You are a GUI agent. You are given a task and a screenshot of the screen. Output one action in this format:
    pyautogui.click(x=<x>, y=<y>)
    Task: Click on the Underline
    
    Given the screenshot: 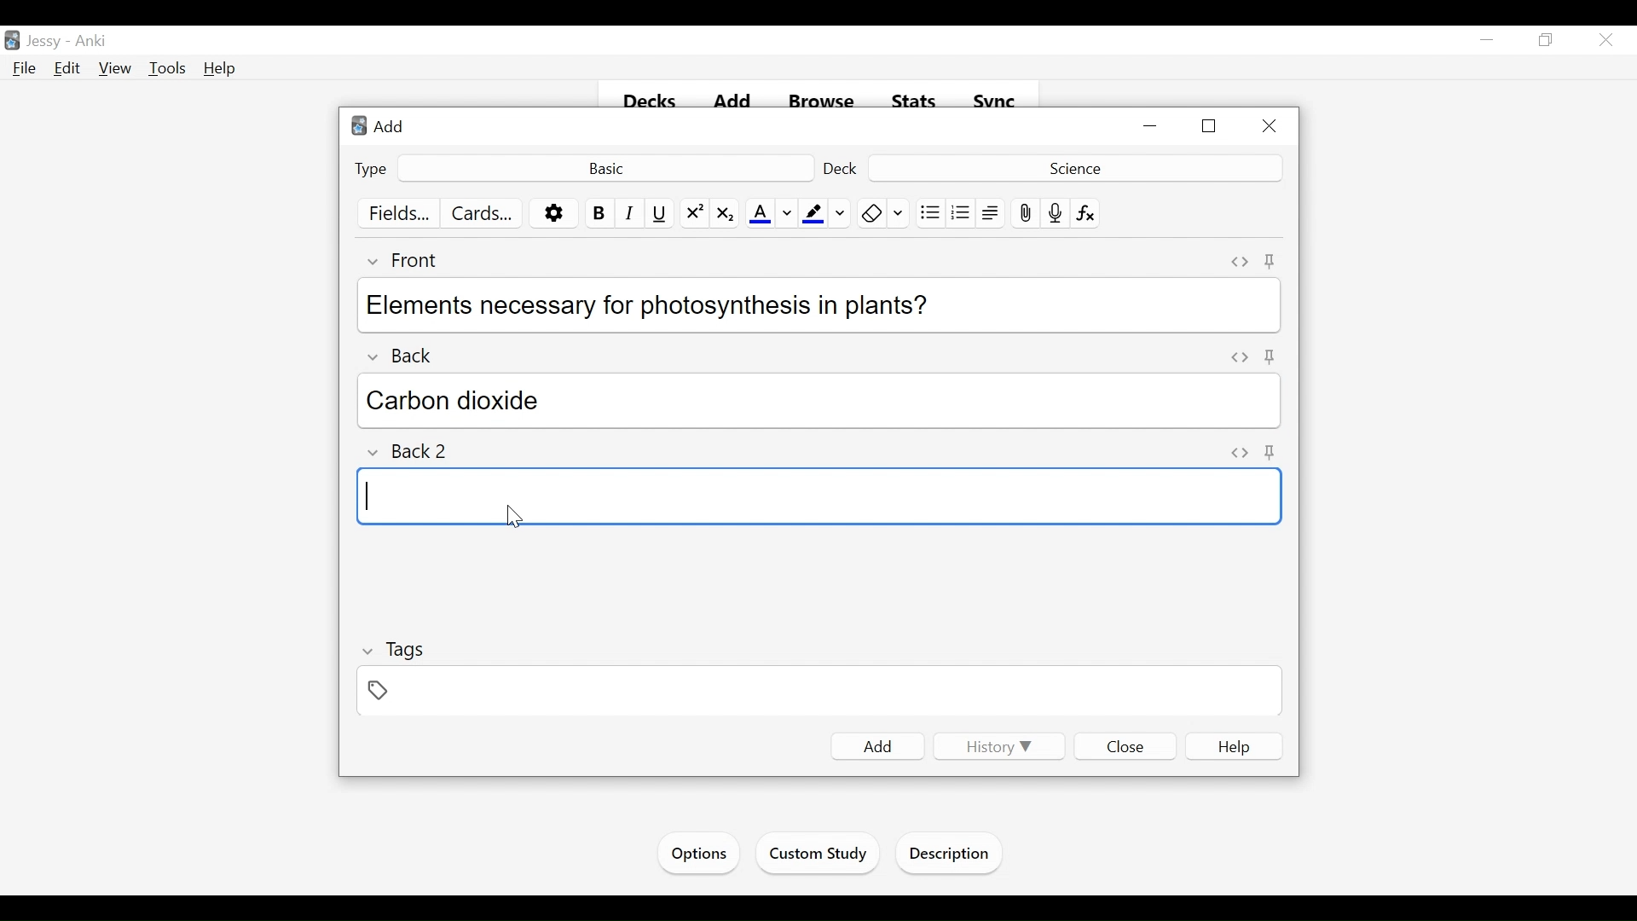 What is the action you would take?
    pyautogui.click(x=661, y=213)
    